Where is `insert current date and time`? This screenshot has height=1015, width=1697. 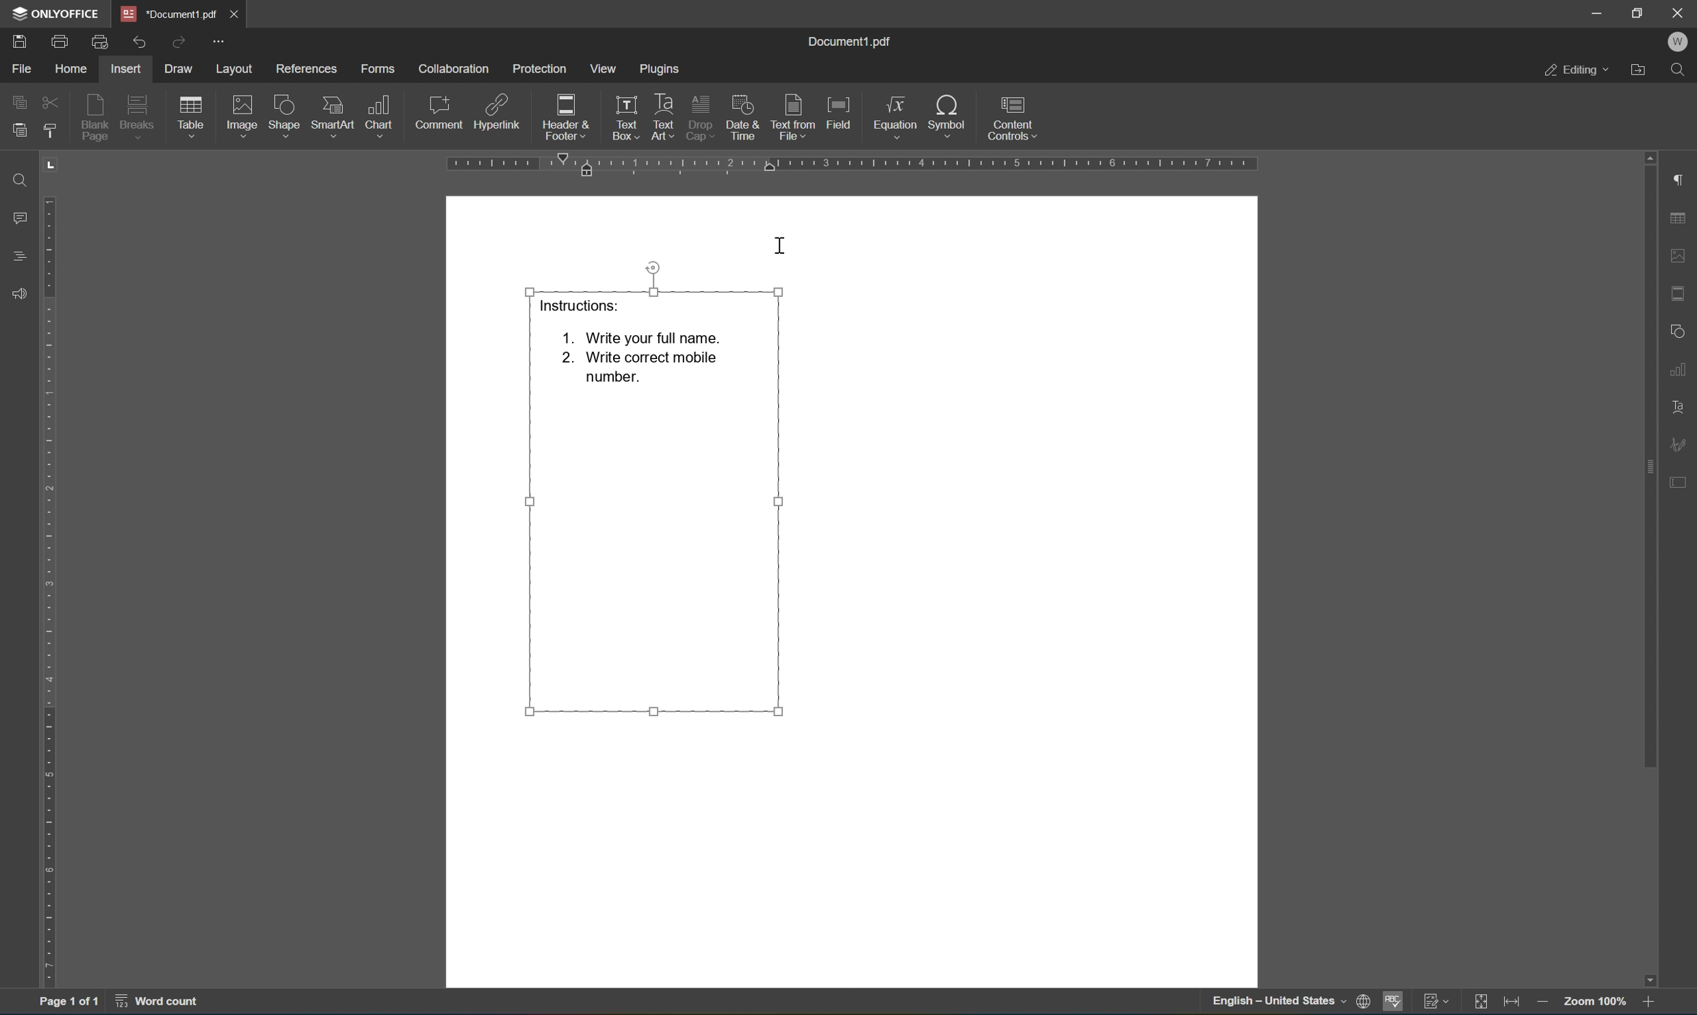
insert current date and time is located at coordinates (741, 116).